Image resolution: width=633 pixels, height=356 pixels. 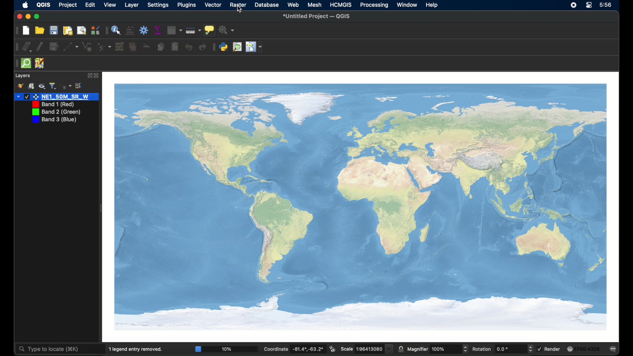 I want to click on open layout manager, so click(x=82, y=30).